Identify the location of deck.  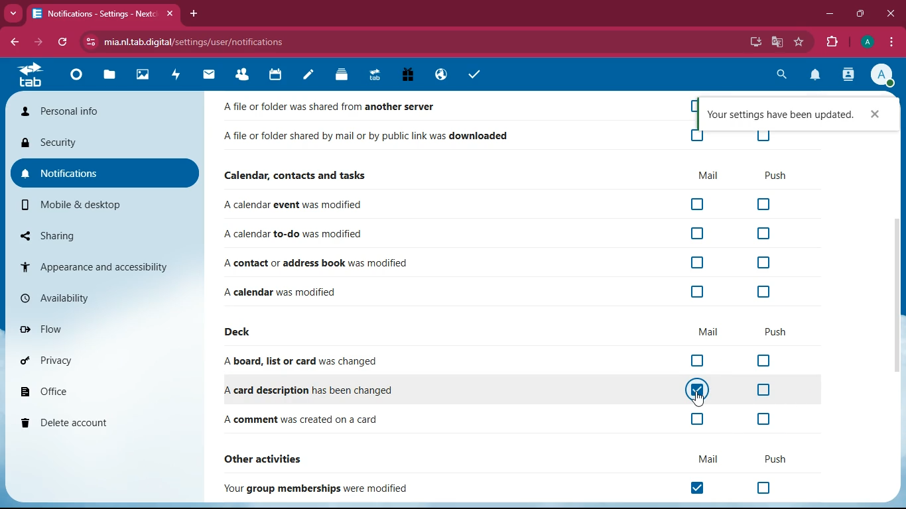
(241, 333).